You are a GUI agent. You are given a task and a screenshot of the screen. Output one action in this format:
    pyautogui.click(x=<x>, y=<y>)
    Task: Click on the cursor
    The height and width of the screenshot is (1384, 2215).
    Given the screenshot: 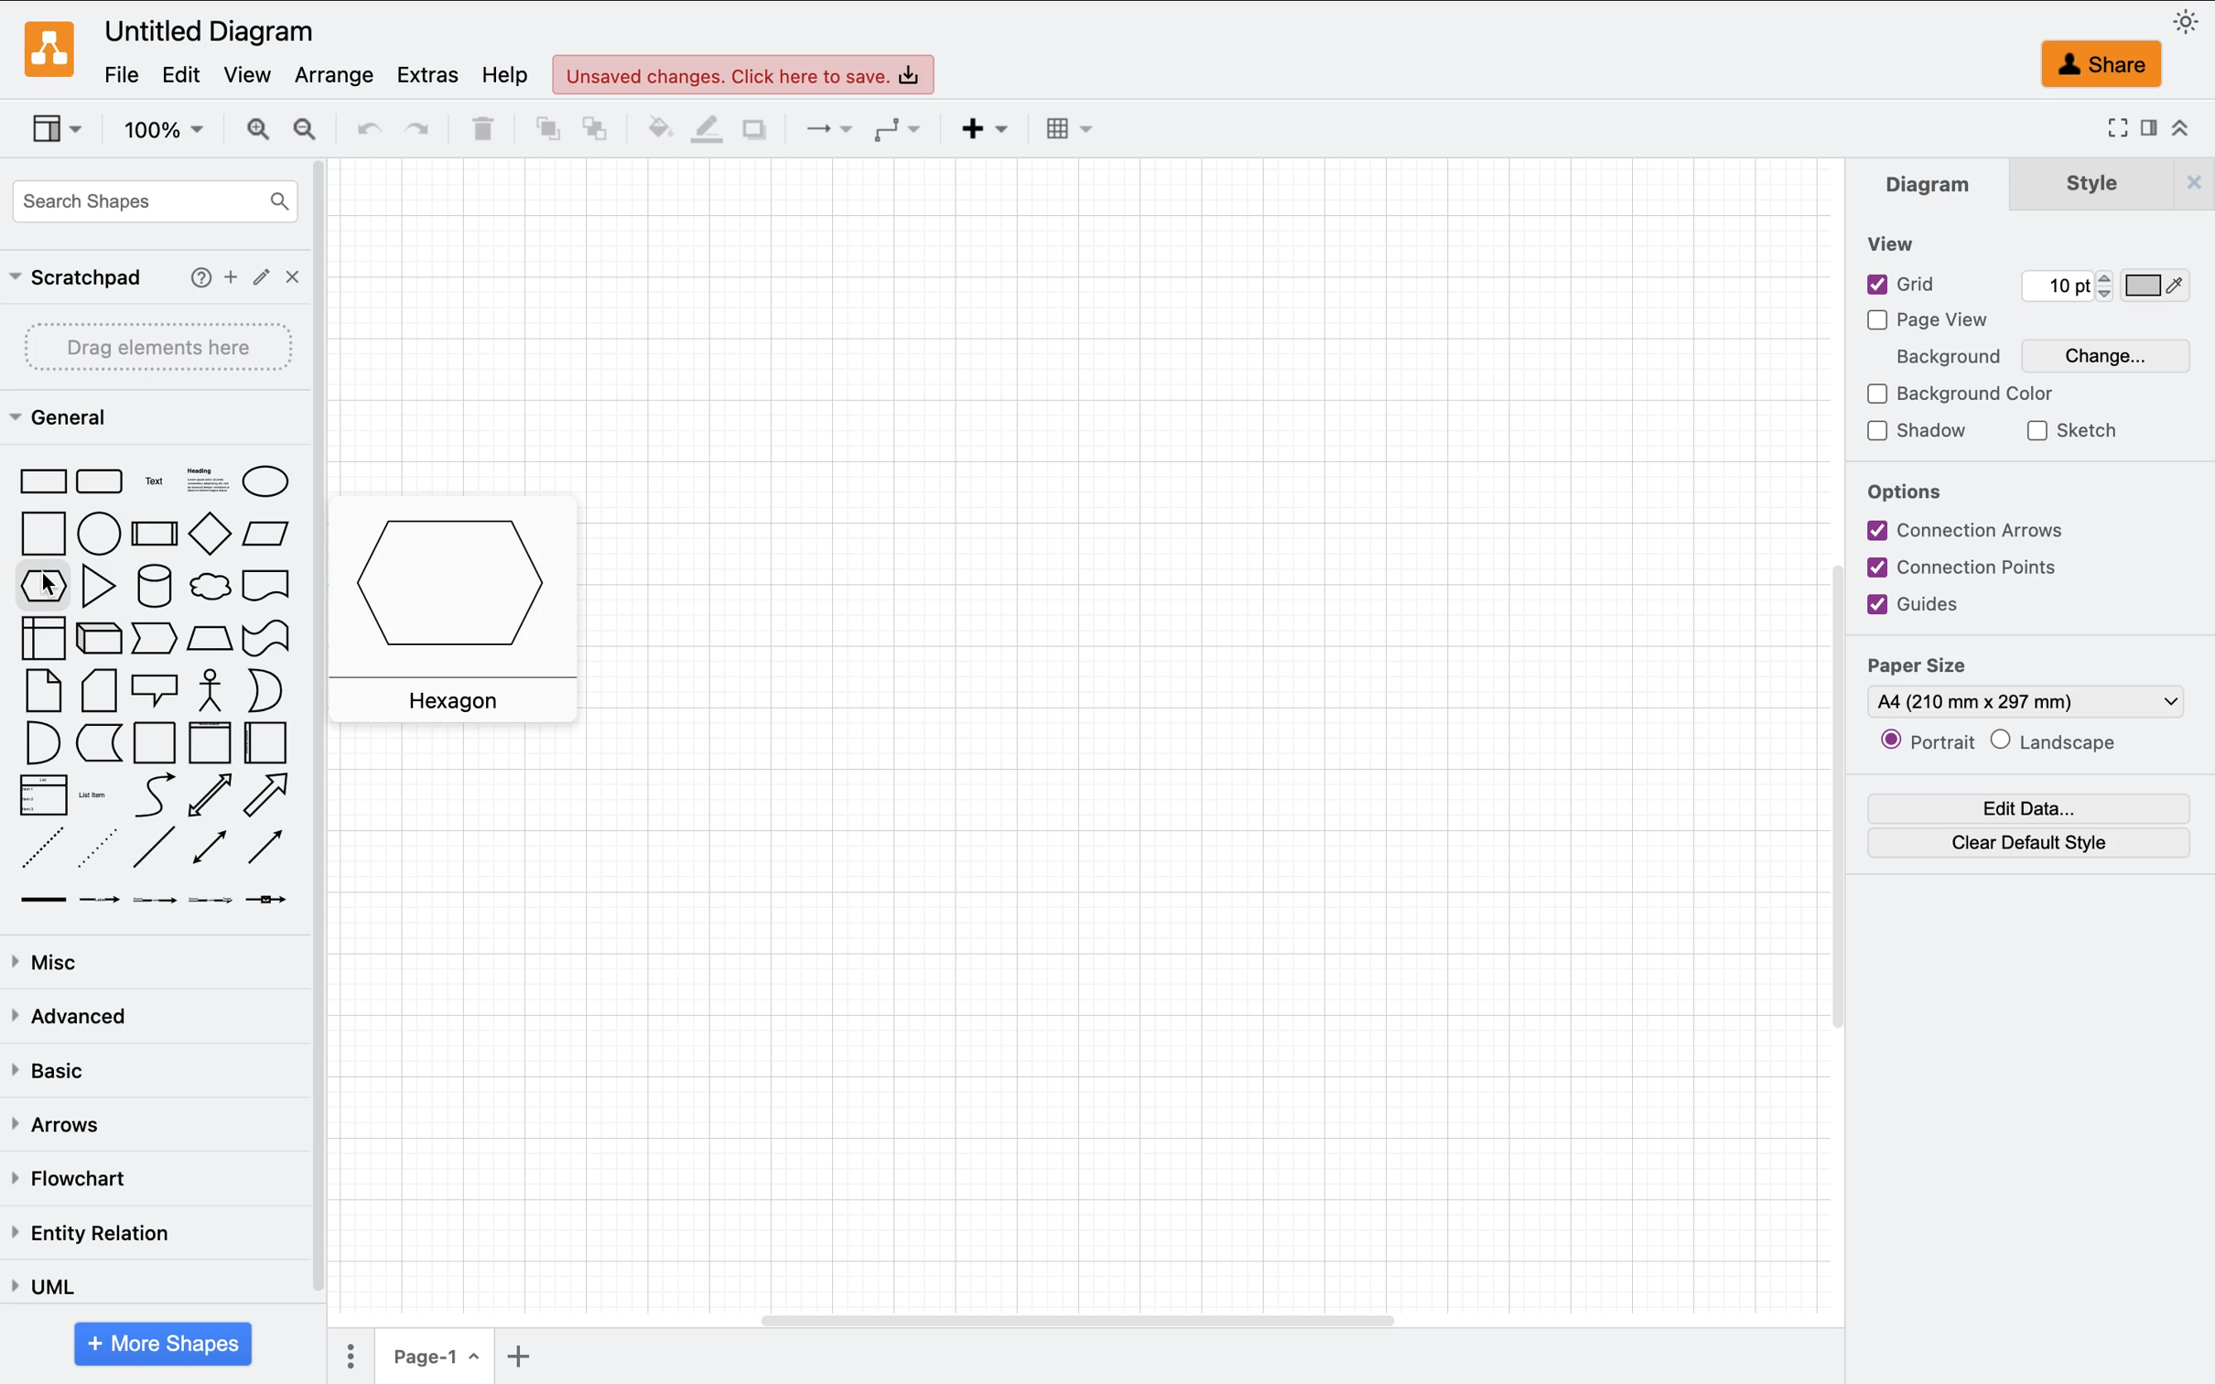 What is the action you would take?
    pyautogui.click(x=50, y=585)
    